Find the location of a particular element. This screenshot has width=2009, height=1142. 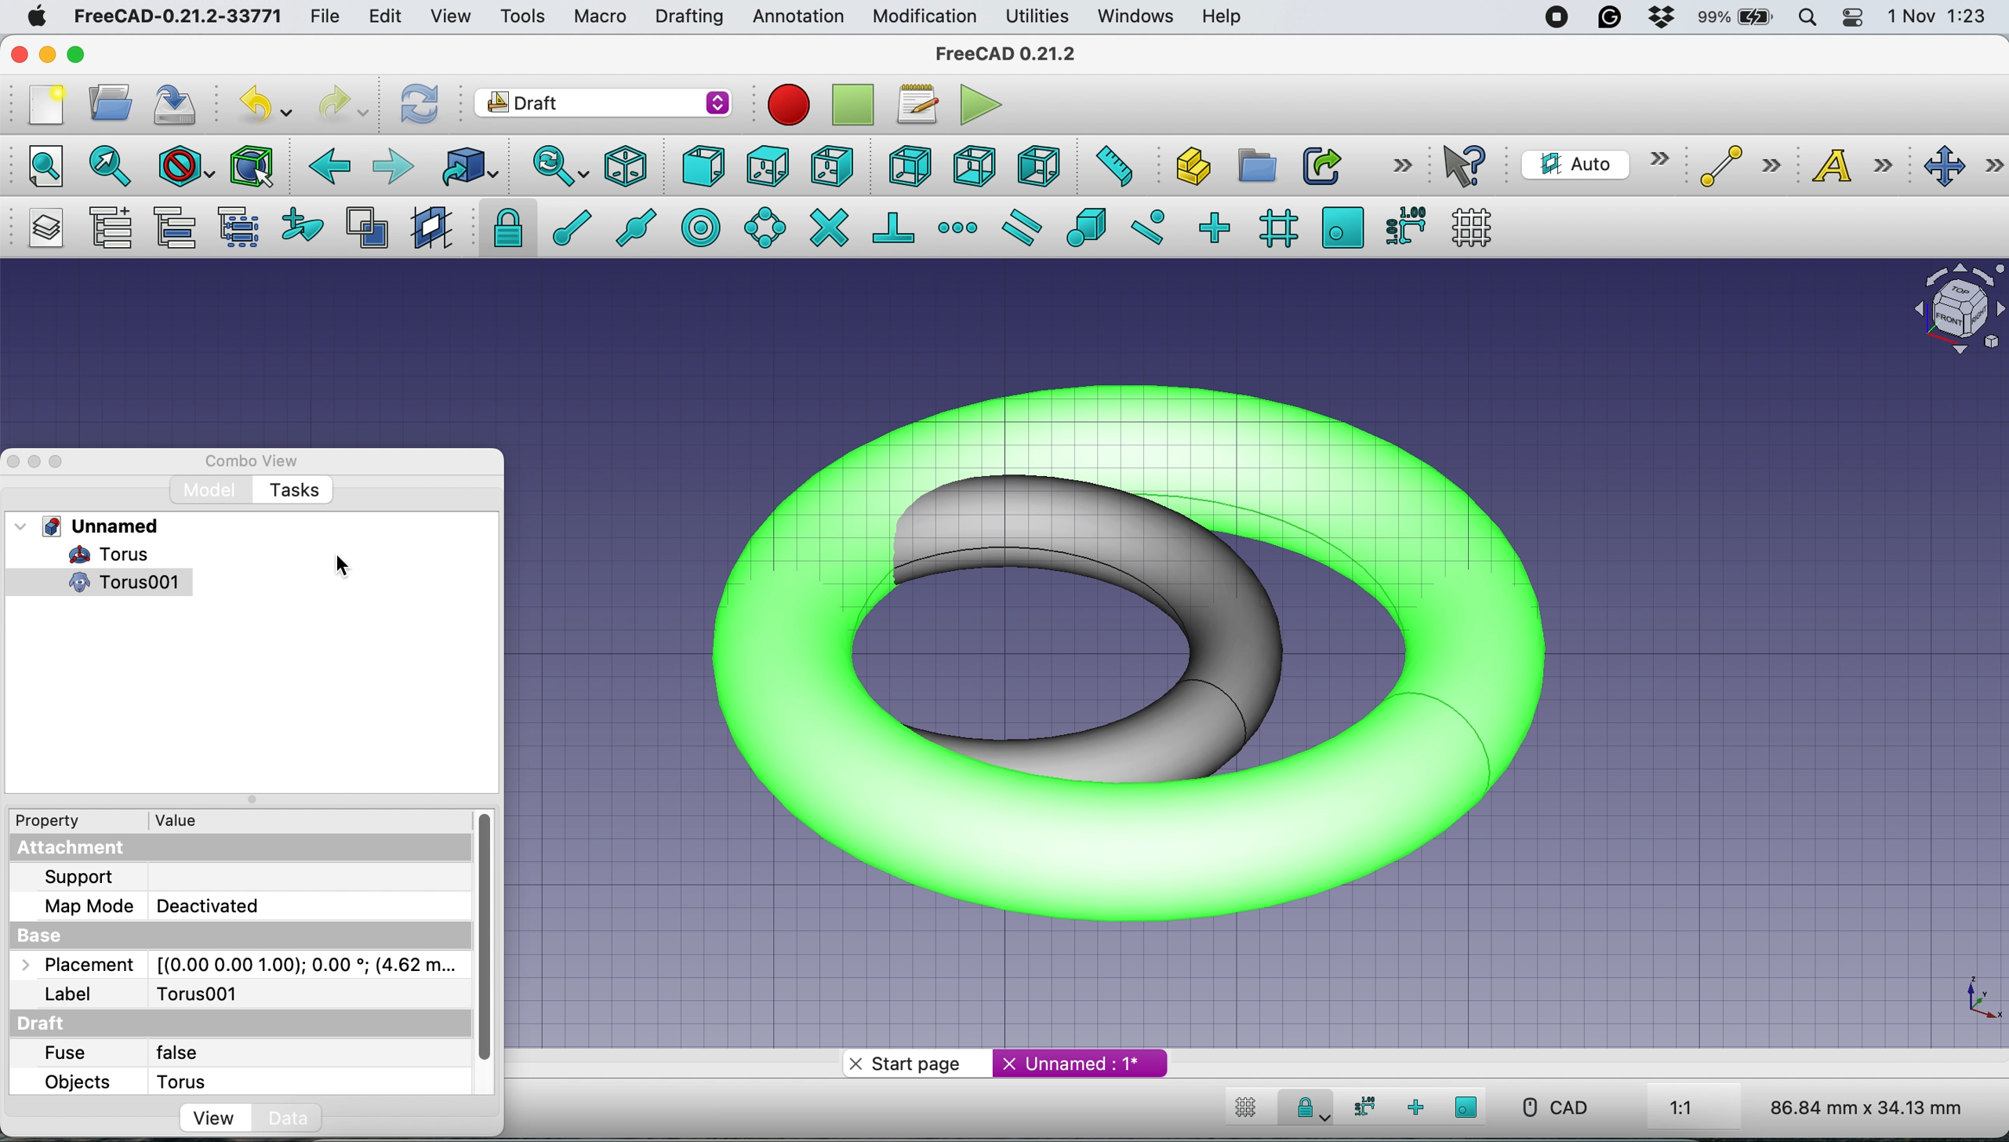

snap dimensions is located at coordinates (1403, 225).